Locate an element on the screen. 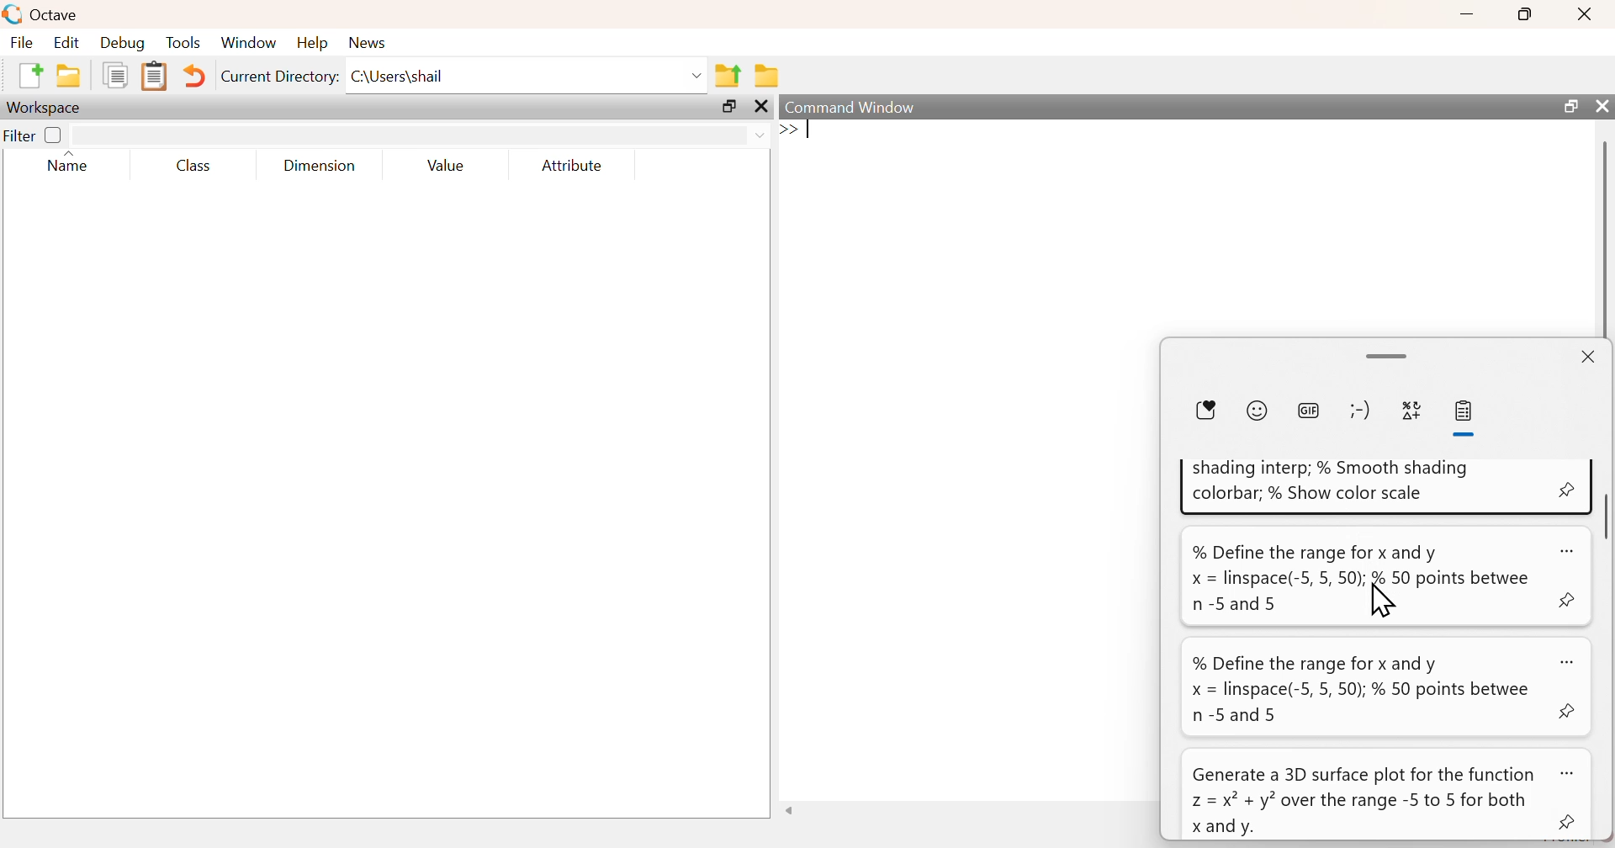 The width and height of the screenshot is (1615, 848). Debug is located at coordinates (123, 42).